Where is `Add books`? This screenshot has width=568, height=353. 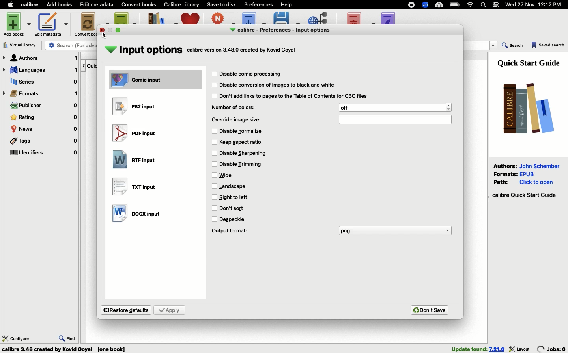 Add books is located at coordinates (60, 5).